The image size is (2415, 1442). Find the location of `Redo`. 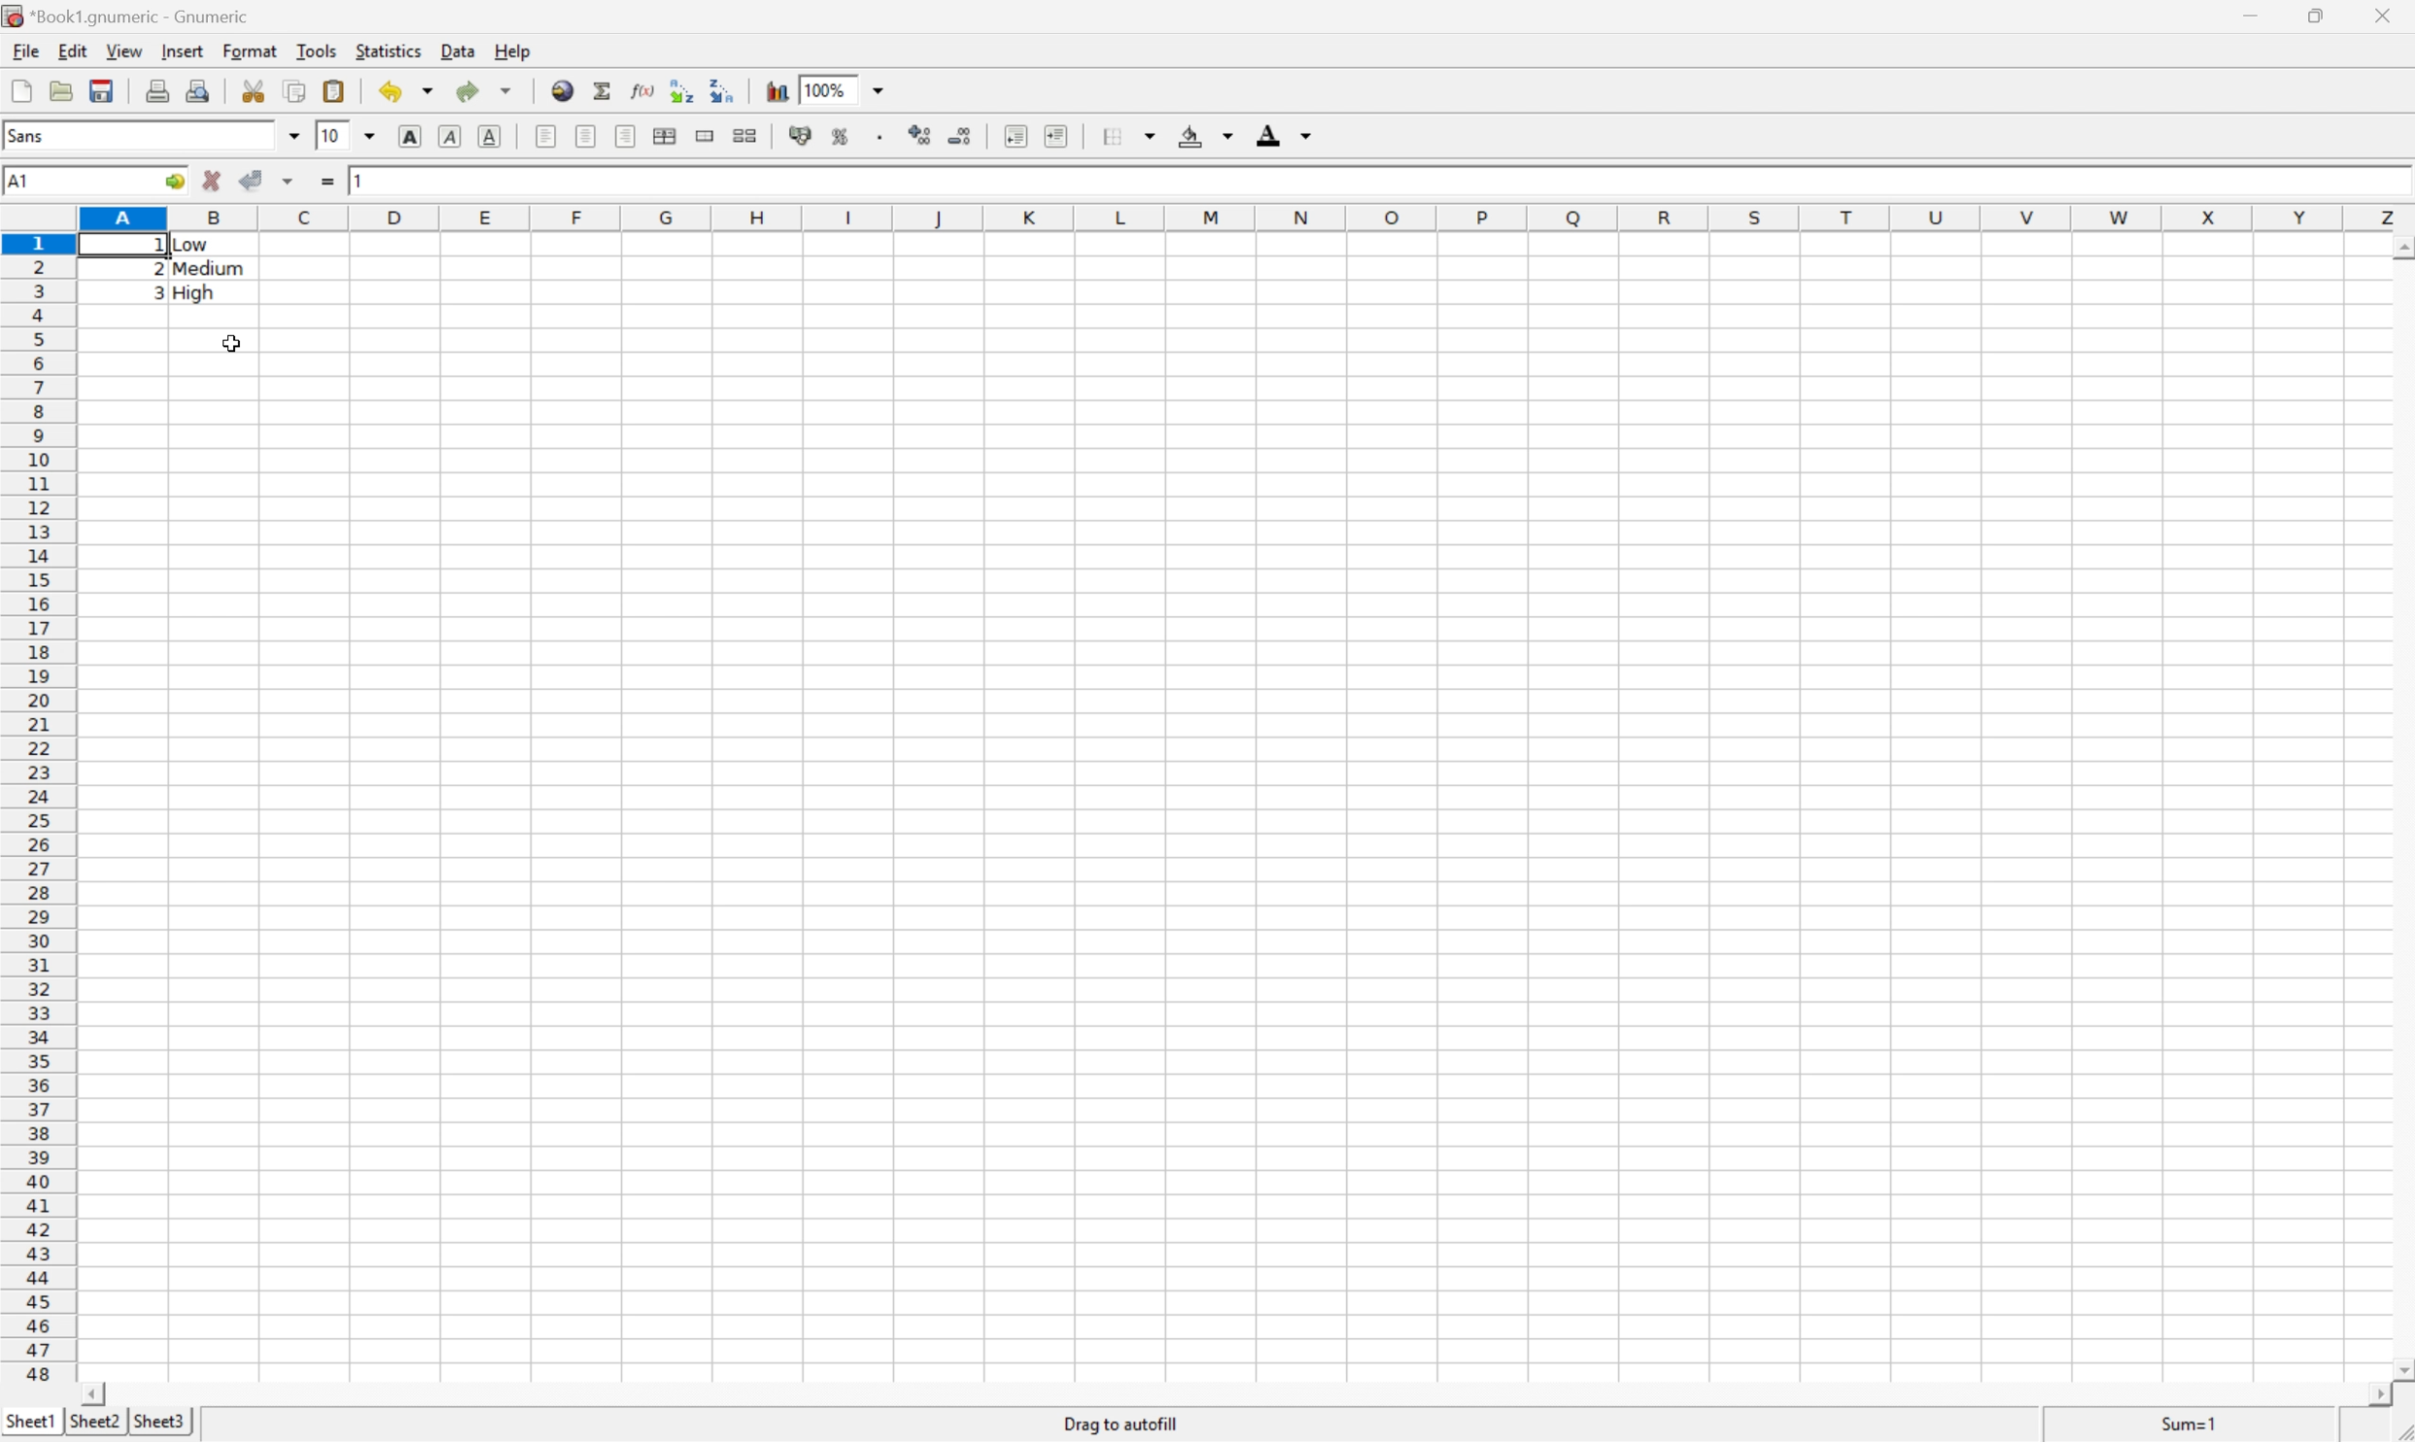

Redo is located at coordinates (483, 88).